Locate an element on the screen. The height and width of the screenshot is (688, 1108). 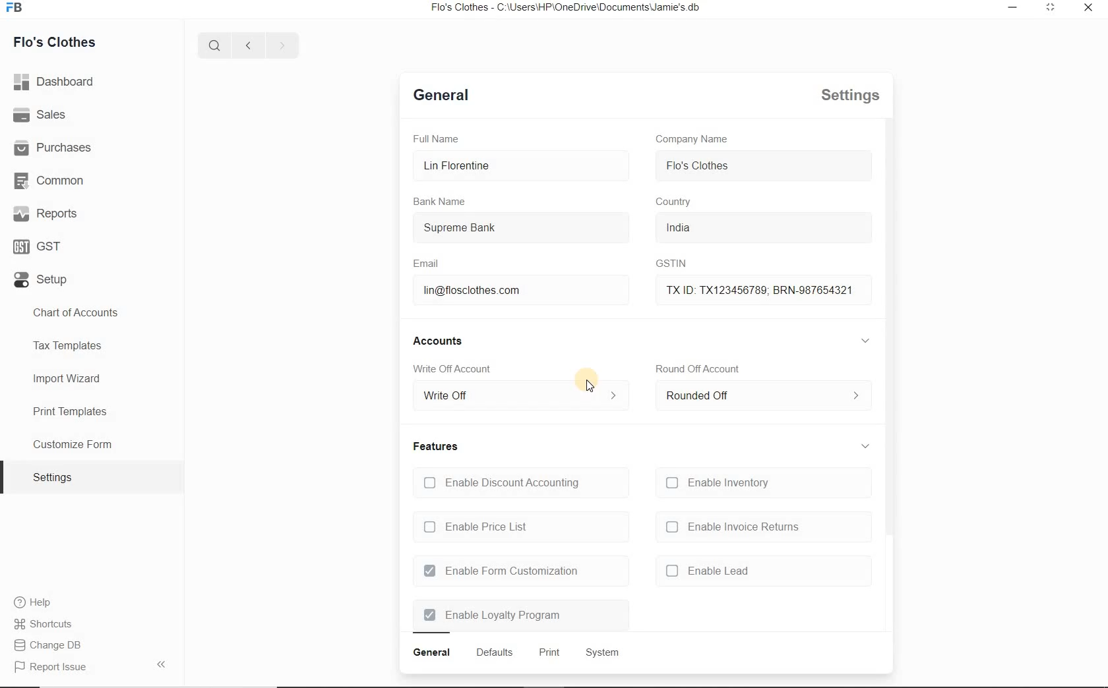
Full Name is located at coordinates (441, 138).